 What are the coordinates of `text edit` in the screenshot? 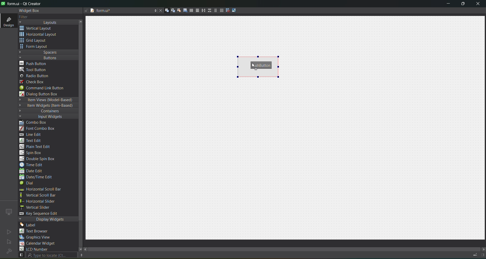 It's located at (32, 140).